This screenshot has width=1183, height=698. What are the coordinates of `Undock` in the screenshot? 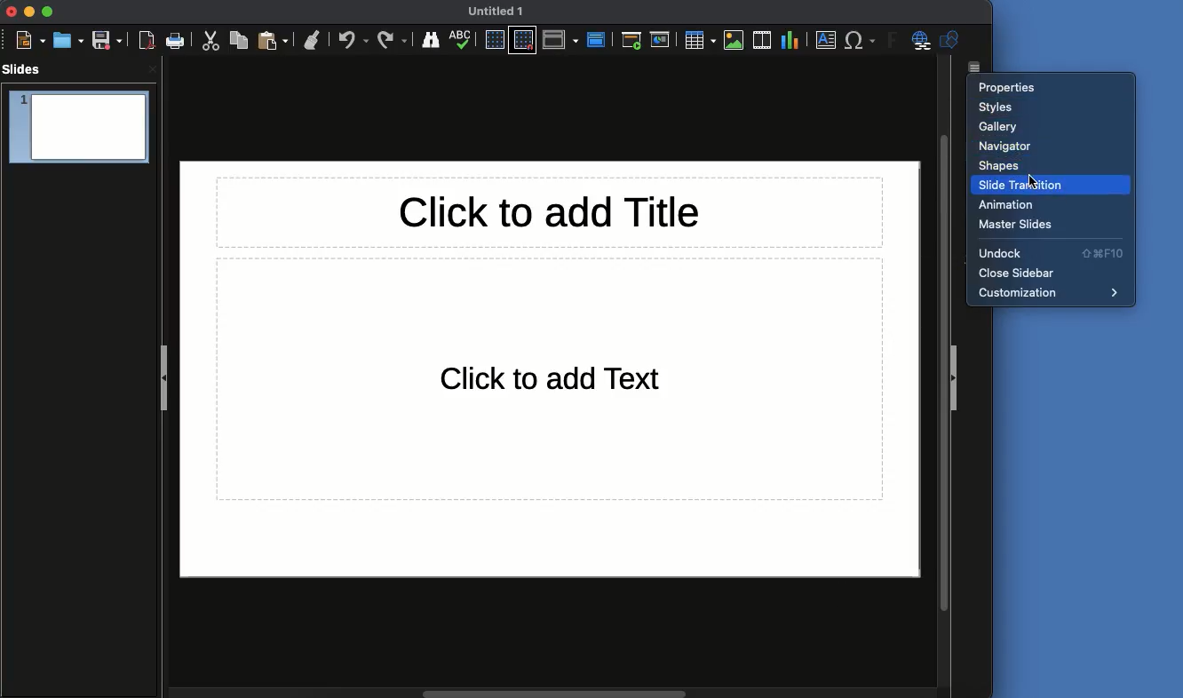 It's located at (1018, 254).